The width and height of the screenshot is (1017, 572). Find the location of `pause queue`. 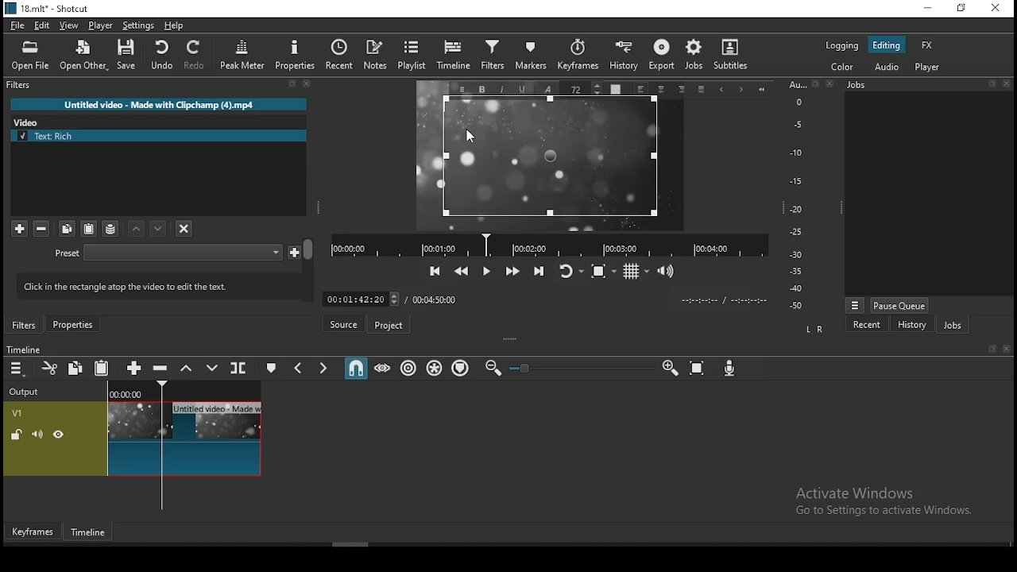

pause queue is located at coordinates (900, 305).